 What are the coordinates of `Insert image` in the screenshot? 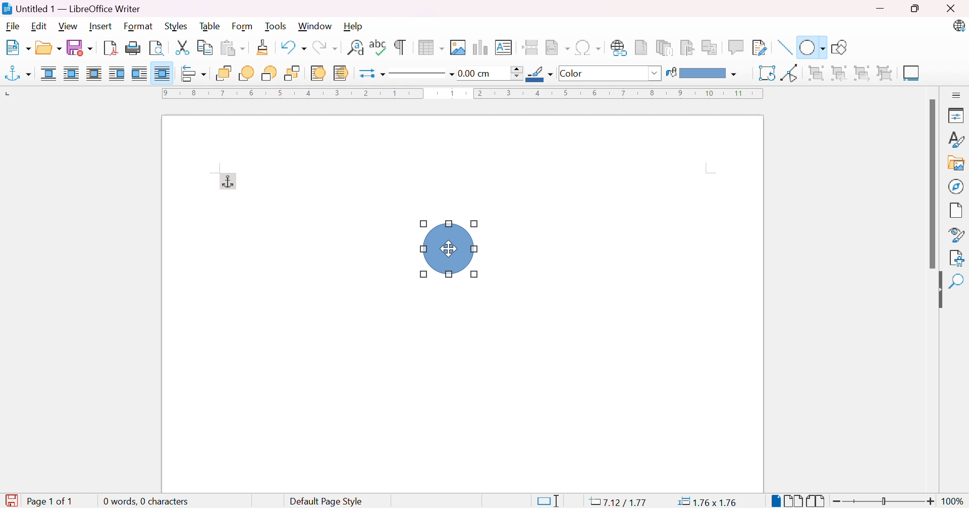 It's located at (457, 48).